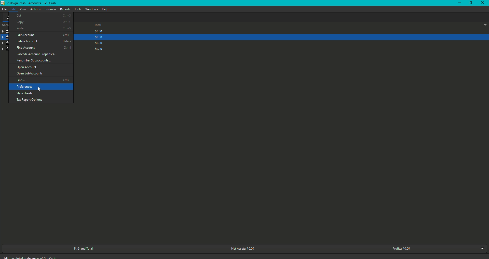  Describe the element at coordinates (30, 74) in the screenshot. I see `Open SubAccounts` at that location.